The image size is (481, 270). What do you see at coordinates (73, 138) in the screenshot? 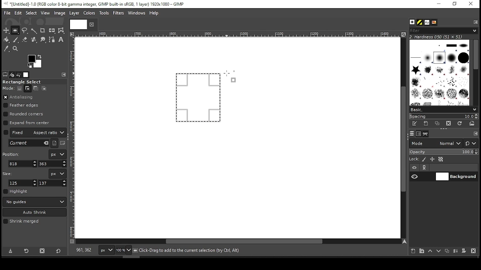
I see `` at bounding box center [73, 138].